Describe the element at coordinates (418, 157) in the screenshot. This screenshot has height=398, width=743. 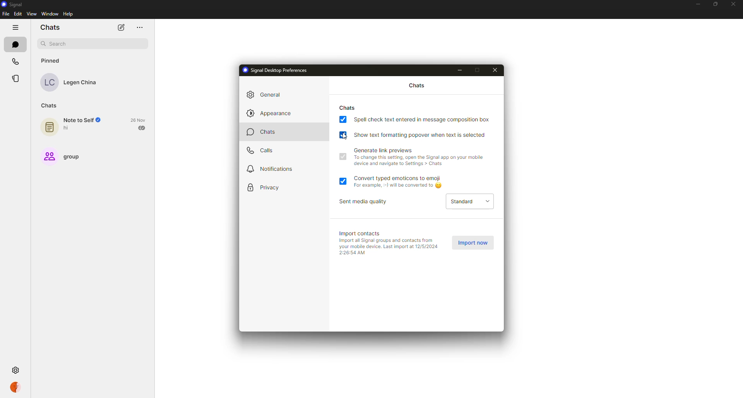
I see `Generate link previews
Fo change this setting, open the Signal app on your mobile
fevice and navigate to Settings > Chats` at that location.